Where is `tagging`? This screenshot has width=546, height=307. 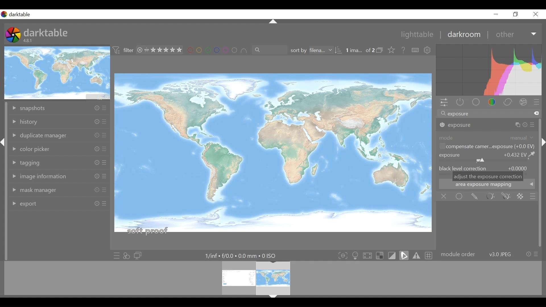 tagging is located at coordinates (32, 162).